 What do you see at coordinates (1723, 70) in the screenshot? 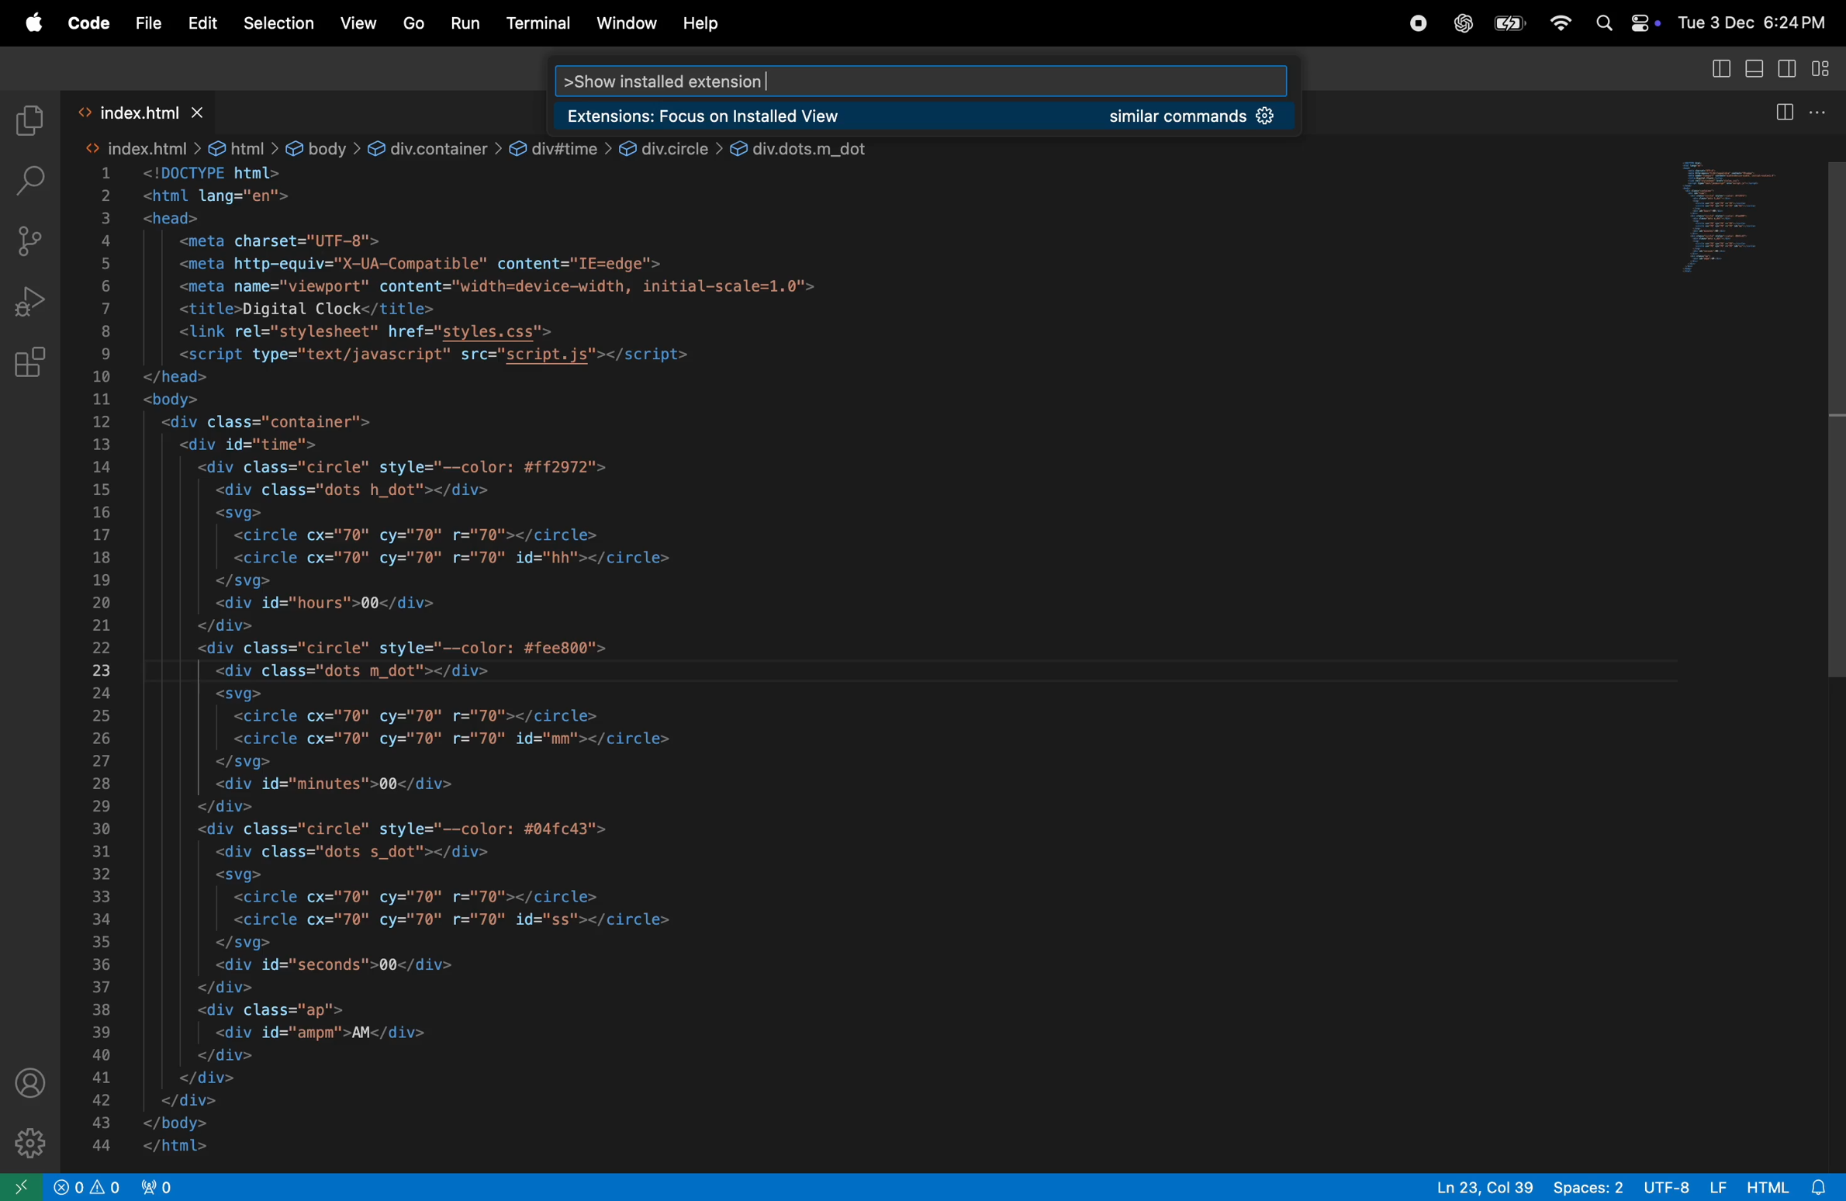
I see `toggle side bar` at bounding box center [1723, 70].